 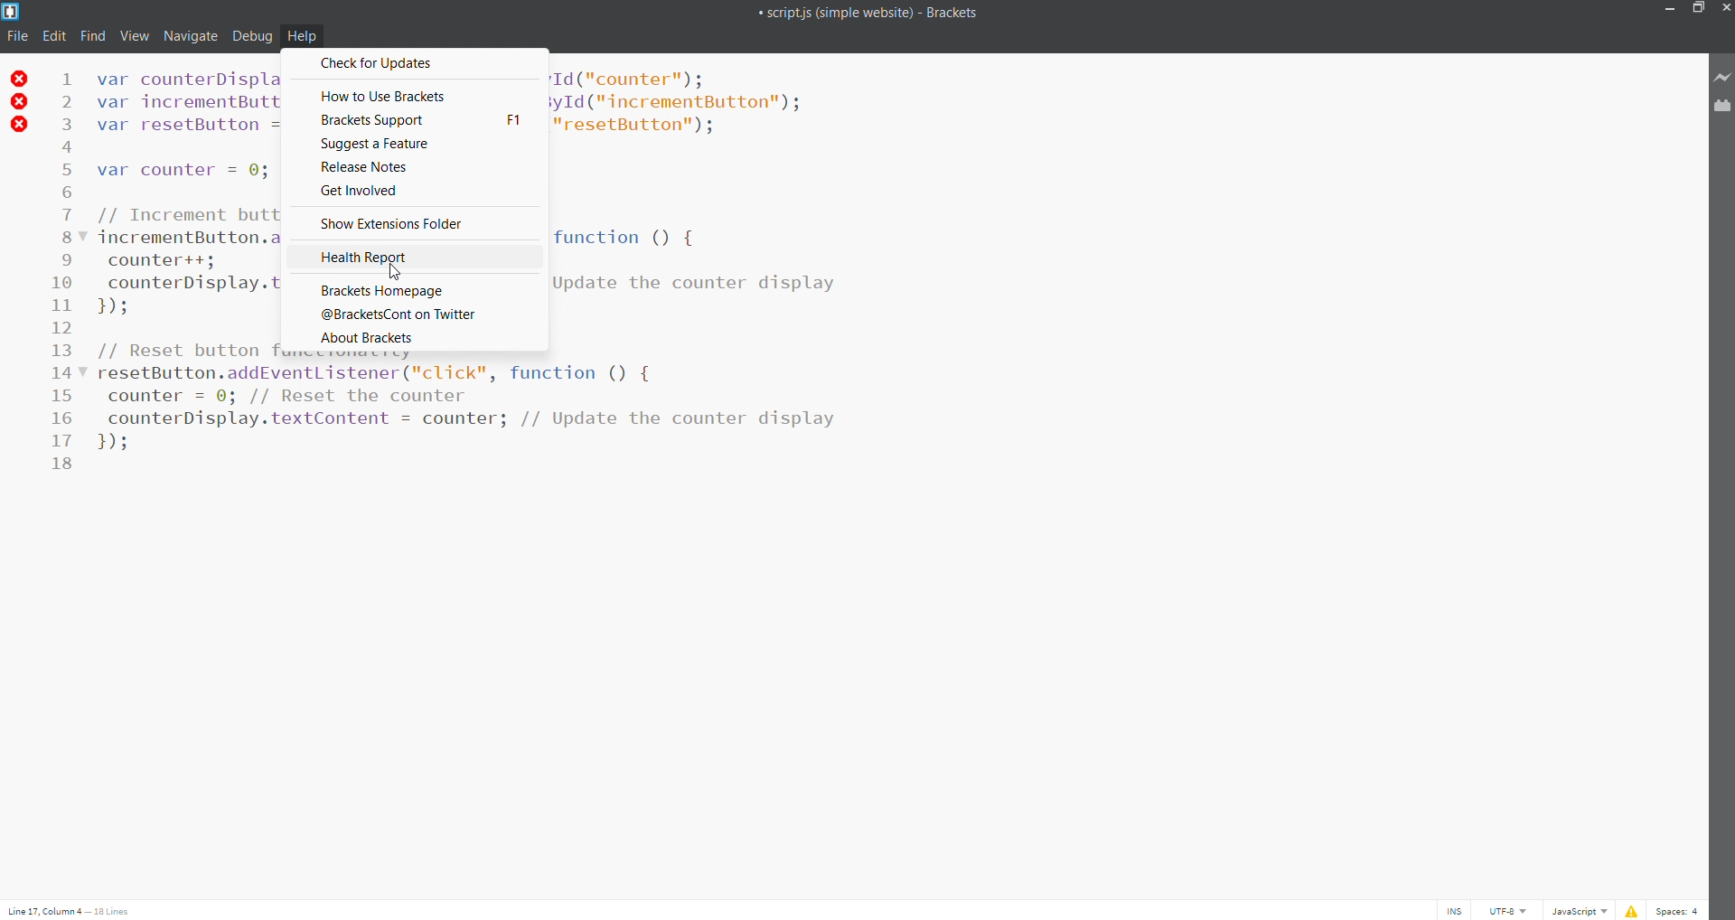 I want to click on space count, so click(x=1678, y=909).